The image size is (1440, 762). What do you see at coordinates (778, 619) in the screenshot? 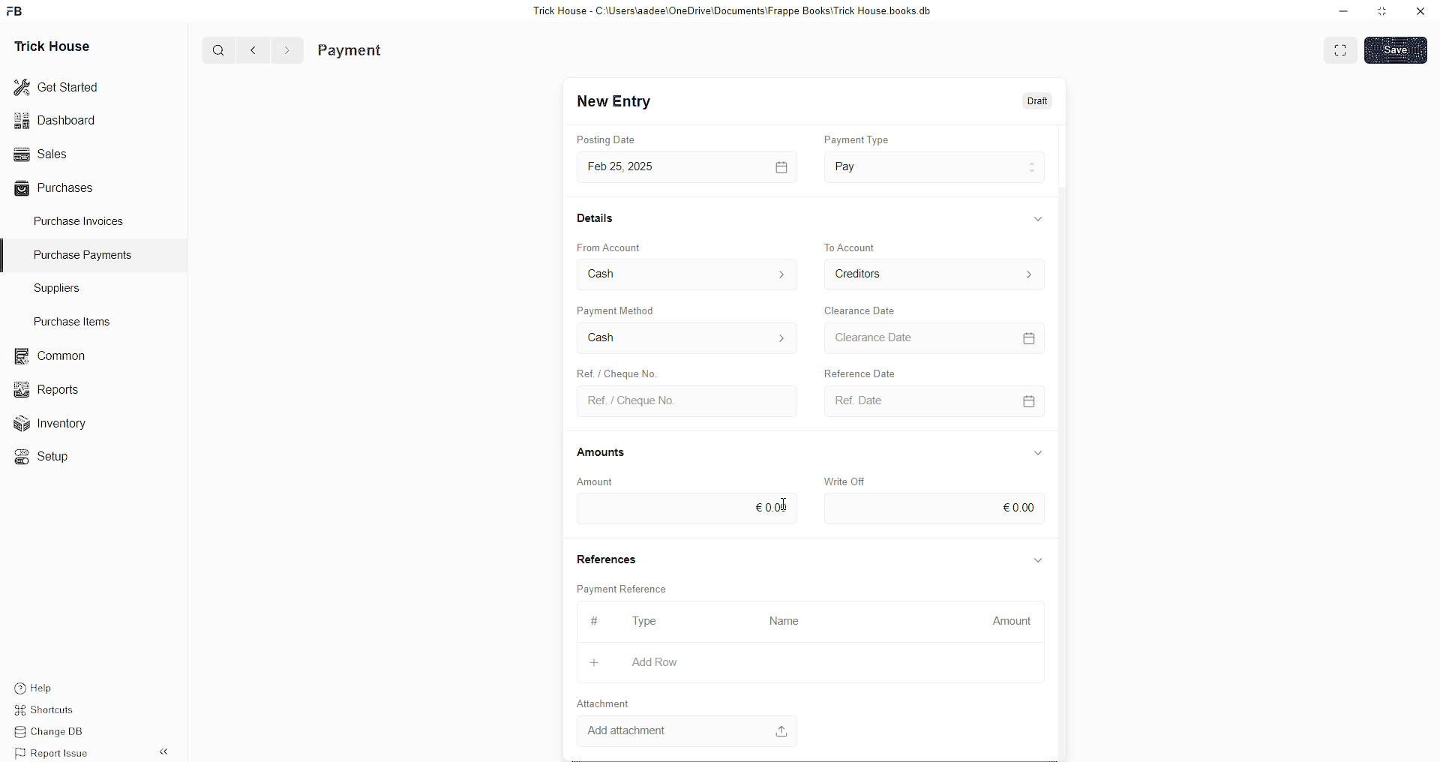
I see `Name` at bounding box center [778, 619].